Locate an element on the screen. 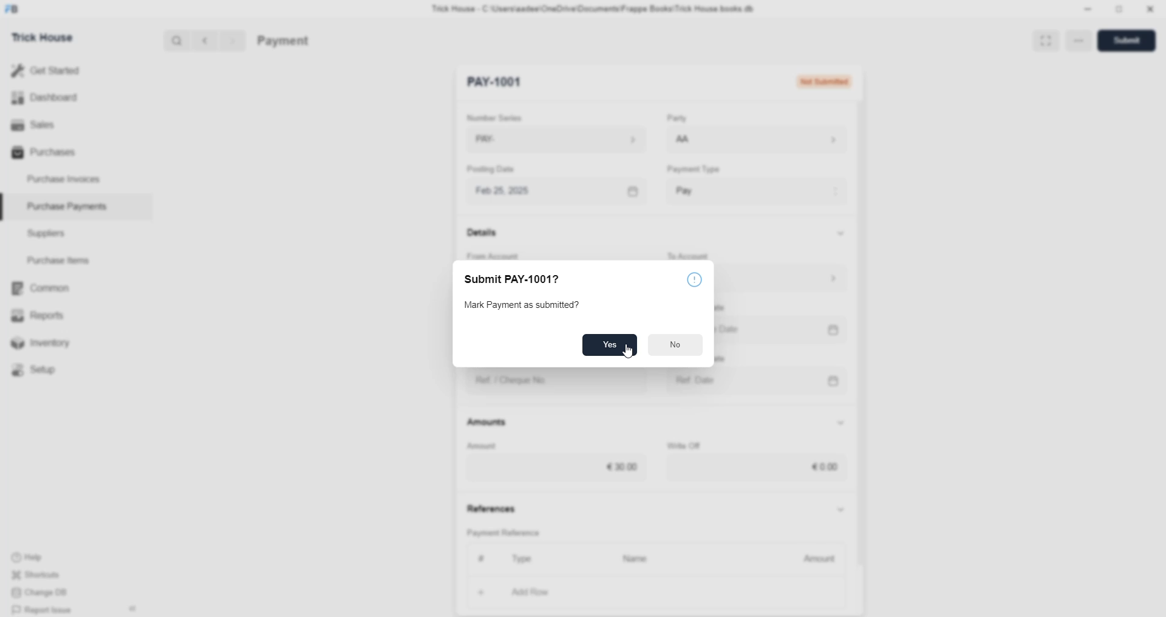  EXPAND is located at coordinates (1048, 38).